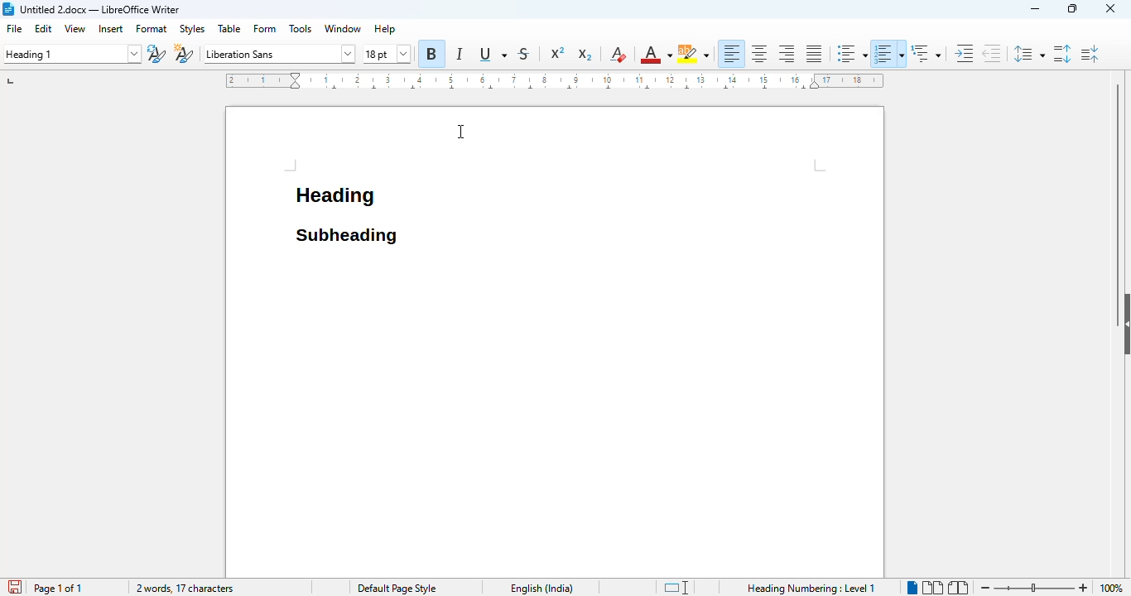  I want to click on standard selection, so click(676, 588).